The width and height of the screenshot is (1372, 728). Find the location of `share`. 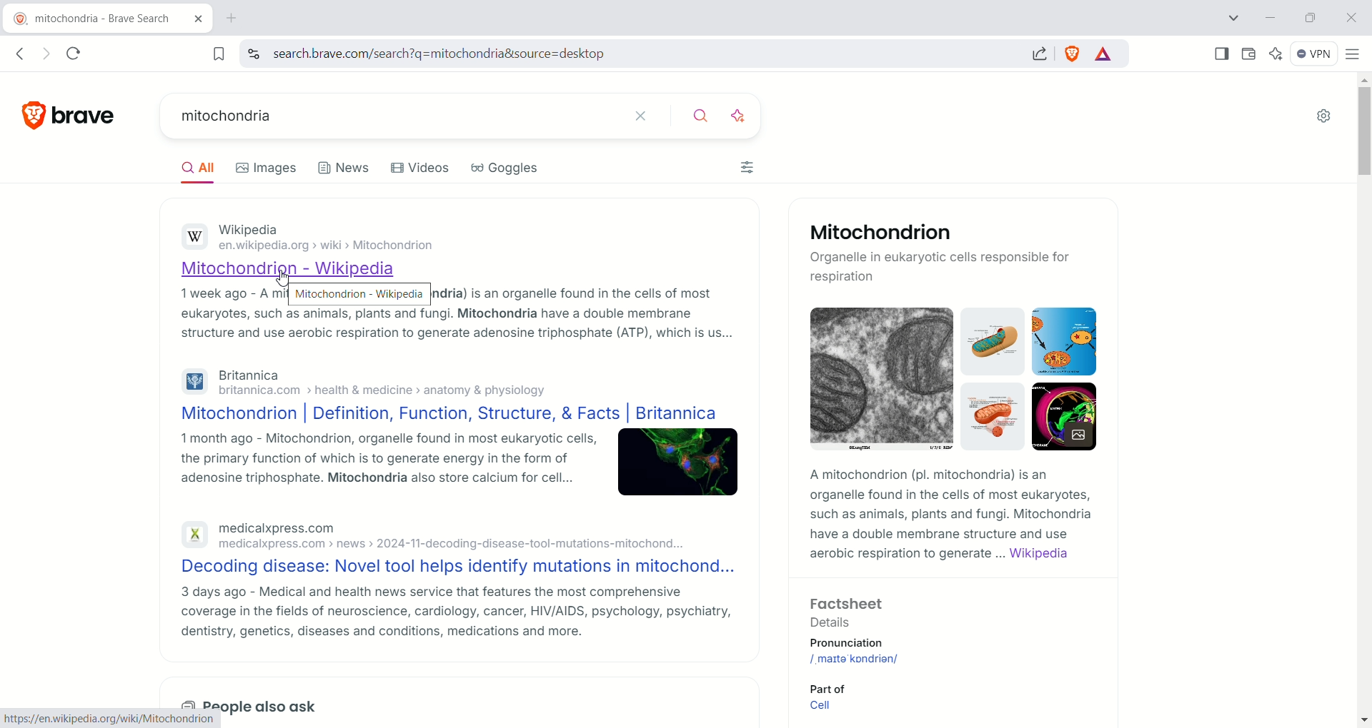

share is located at coordinates (1040, 54).